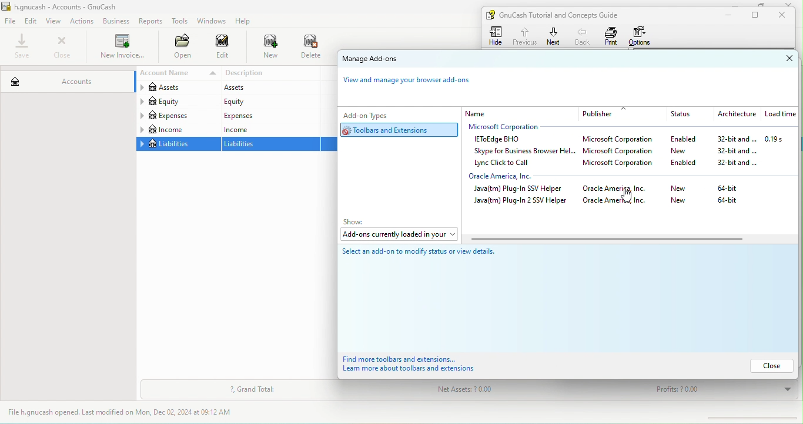 The image size is (803, 424). Describe the element at coordinates (521, 202) in the screenshot. I see `java (tm)plug ln-2 ssv helper` at that location.